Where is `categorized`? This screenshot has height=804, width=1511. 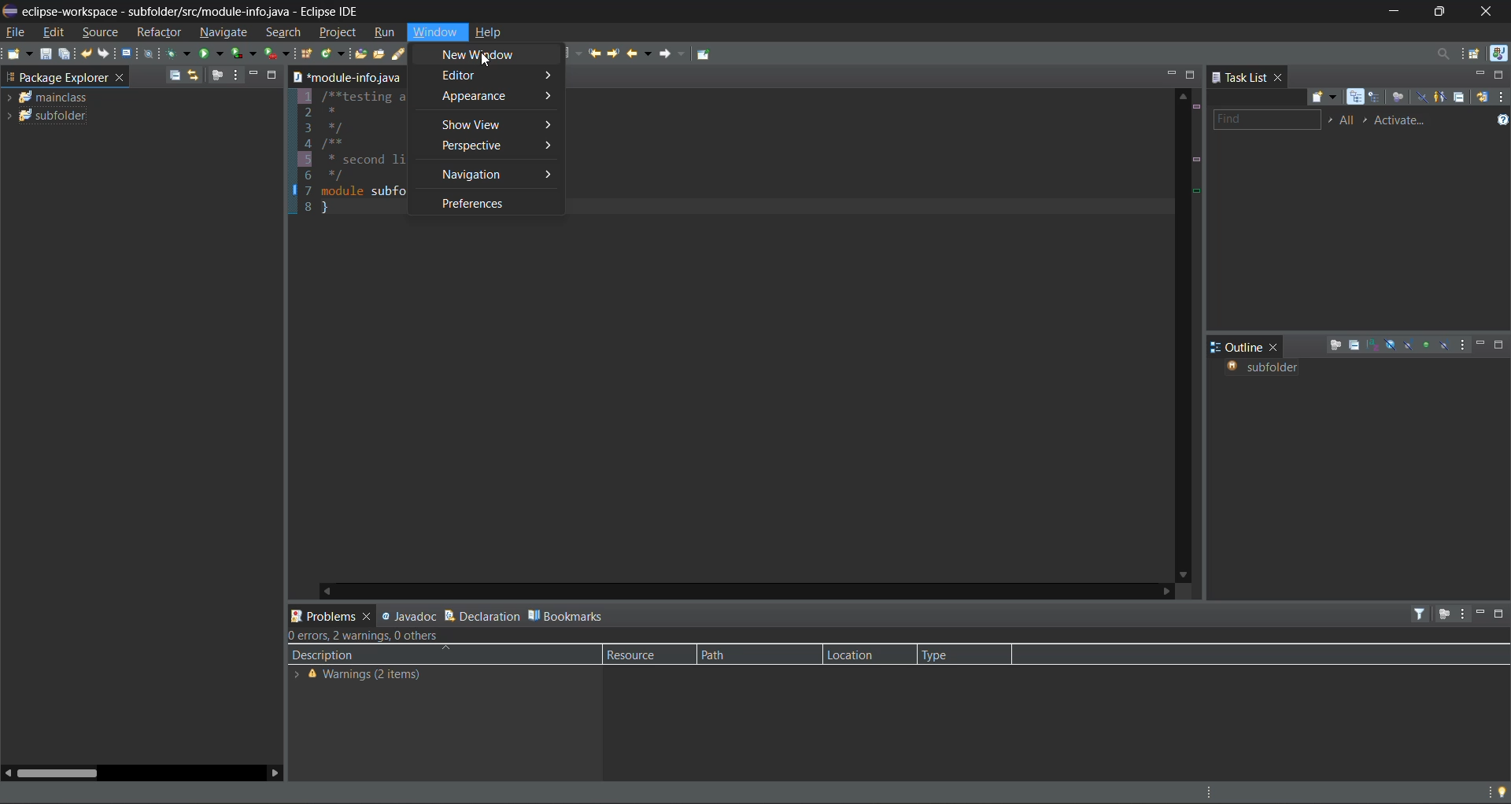 categorized is located at coordinates (1358, 98).